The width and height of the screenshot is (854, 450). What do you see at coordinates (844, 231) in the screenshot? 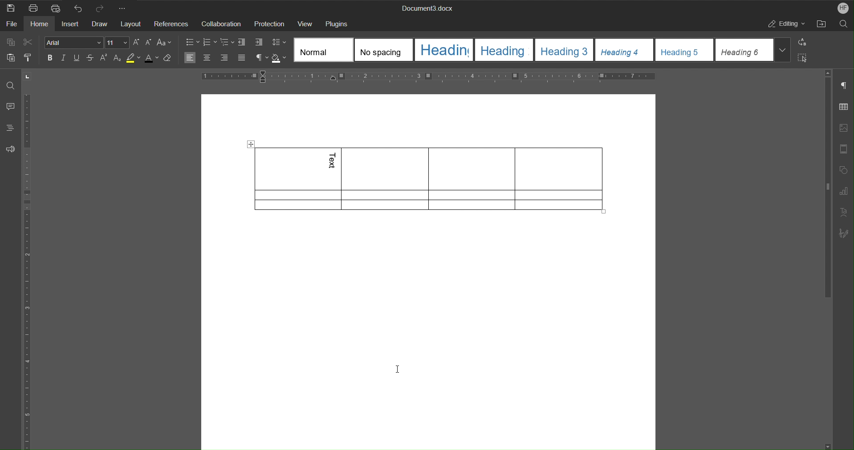
I see `Signature` at bounding box center [844, 231].